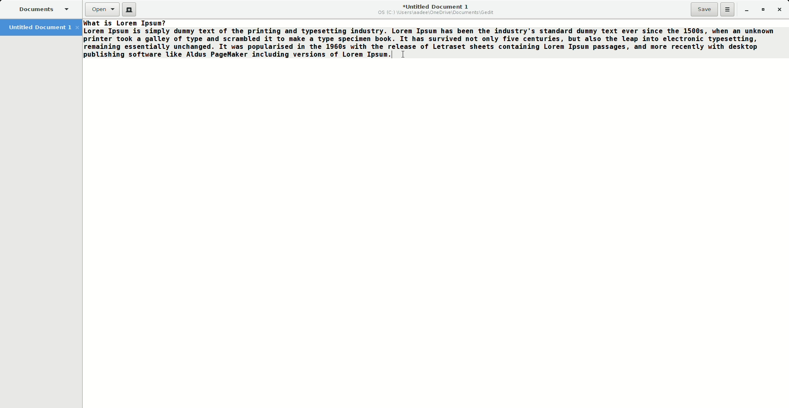 The height and width of the screenshot is (408, 789). I want to click on Options, so click(728, 9).